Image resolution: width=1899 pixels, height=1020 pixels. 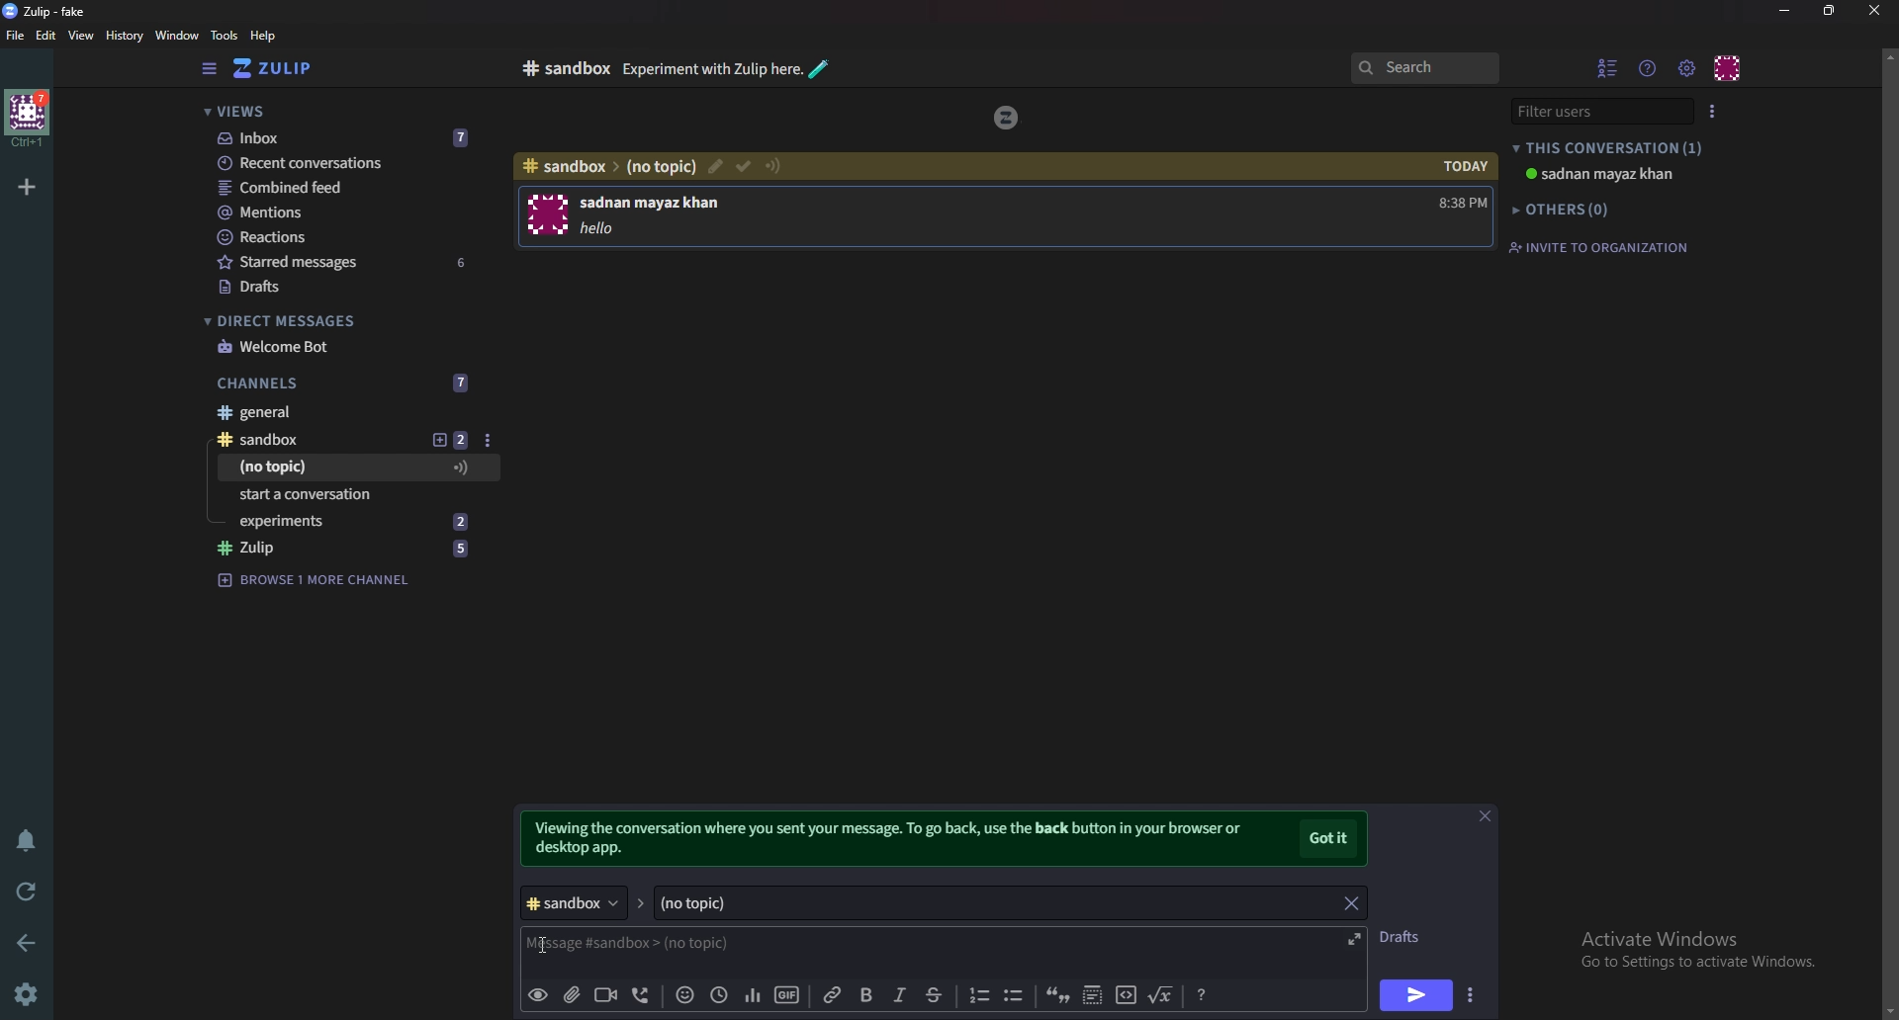 What do you see at coordinates (892, 840) in the screenshot?
I see `Viewing the conversation where you set your message. To go back, use the back button in your browser or desktop app.` at bounding box center [892, 840].